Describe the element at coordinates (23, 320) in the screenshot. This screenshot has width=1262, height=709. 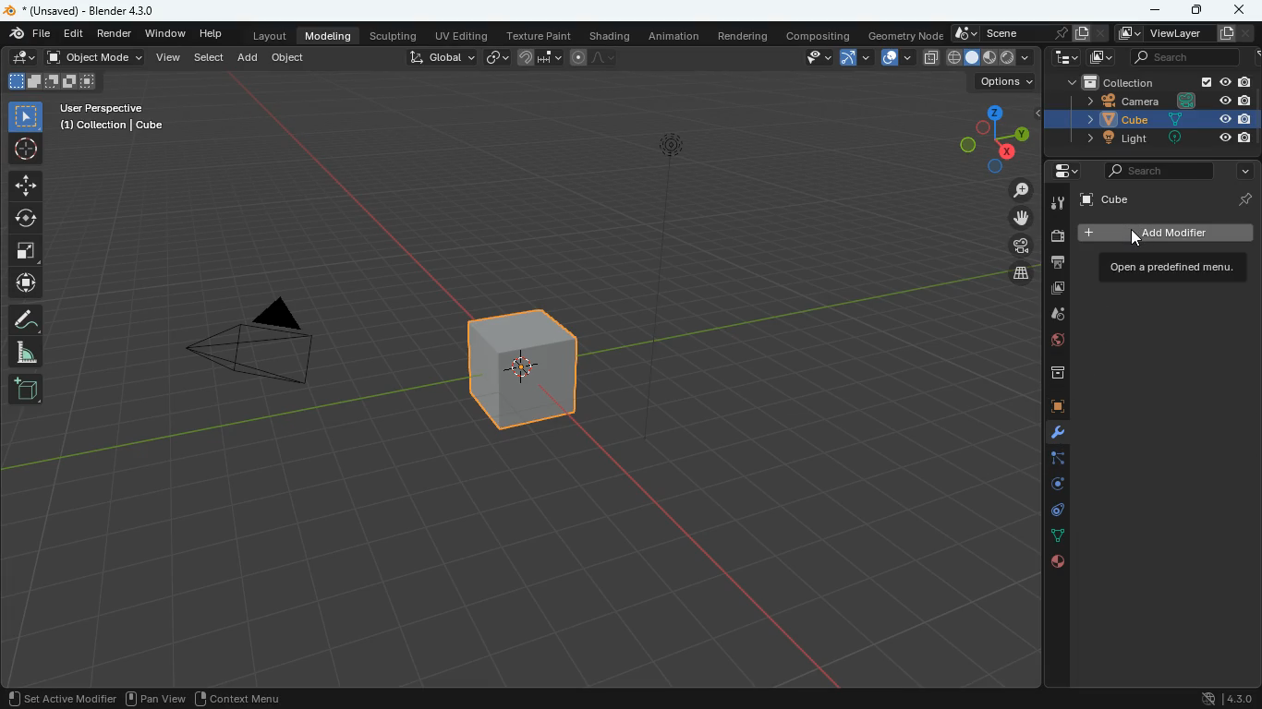
I see `draw` at that location.